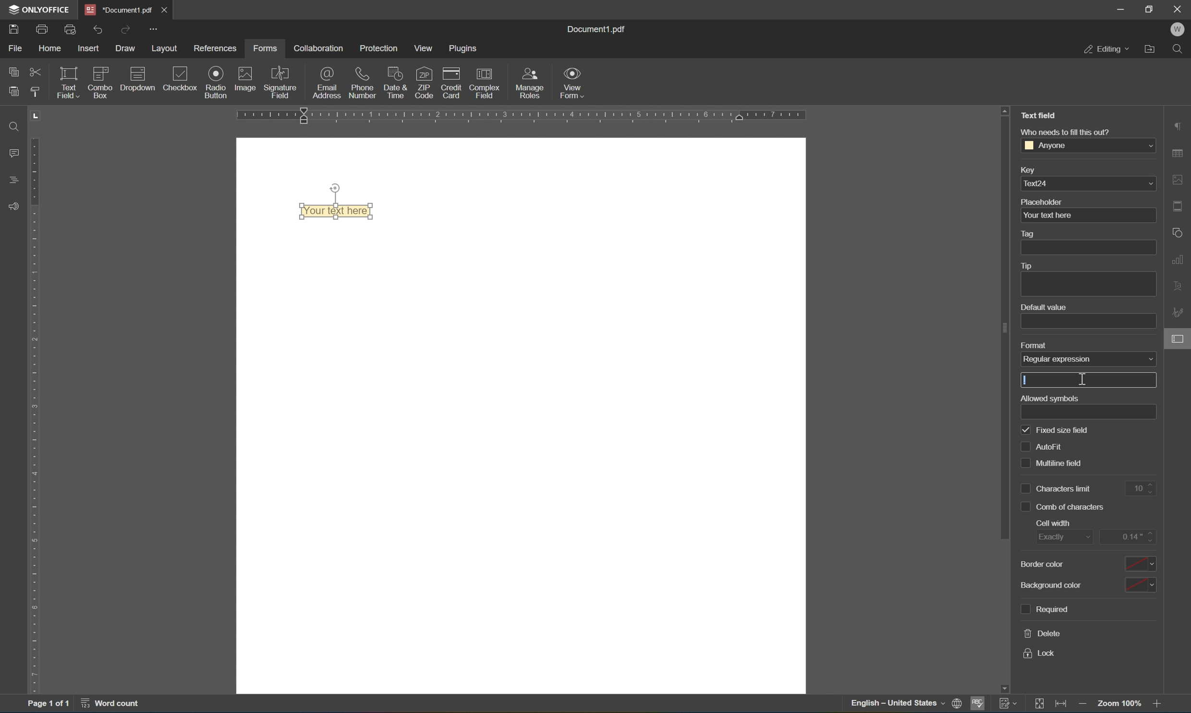 This screenshot has width=1191, height=713. What do you see at coordinates (1065, 538) in the screenshot?
I see `exactly` at bounding box center [1065, 538].